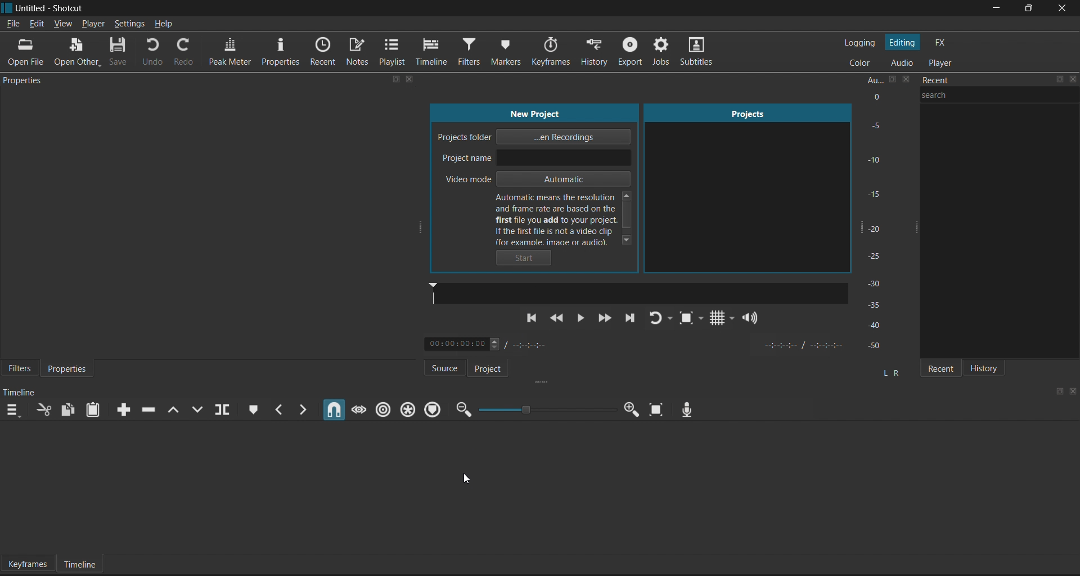 This screenshot has height=576, width=1080. What do you see at coordinates (93, 23) in the screenshot?
I see `Player` at bounding box center [93, 23].